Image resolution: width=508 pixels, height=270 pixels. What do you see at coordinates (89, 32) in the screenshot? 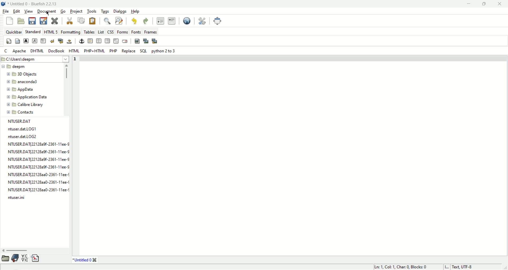
I see `tables` at bounding box center [89, 32].